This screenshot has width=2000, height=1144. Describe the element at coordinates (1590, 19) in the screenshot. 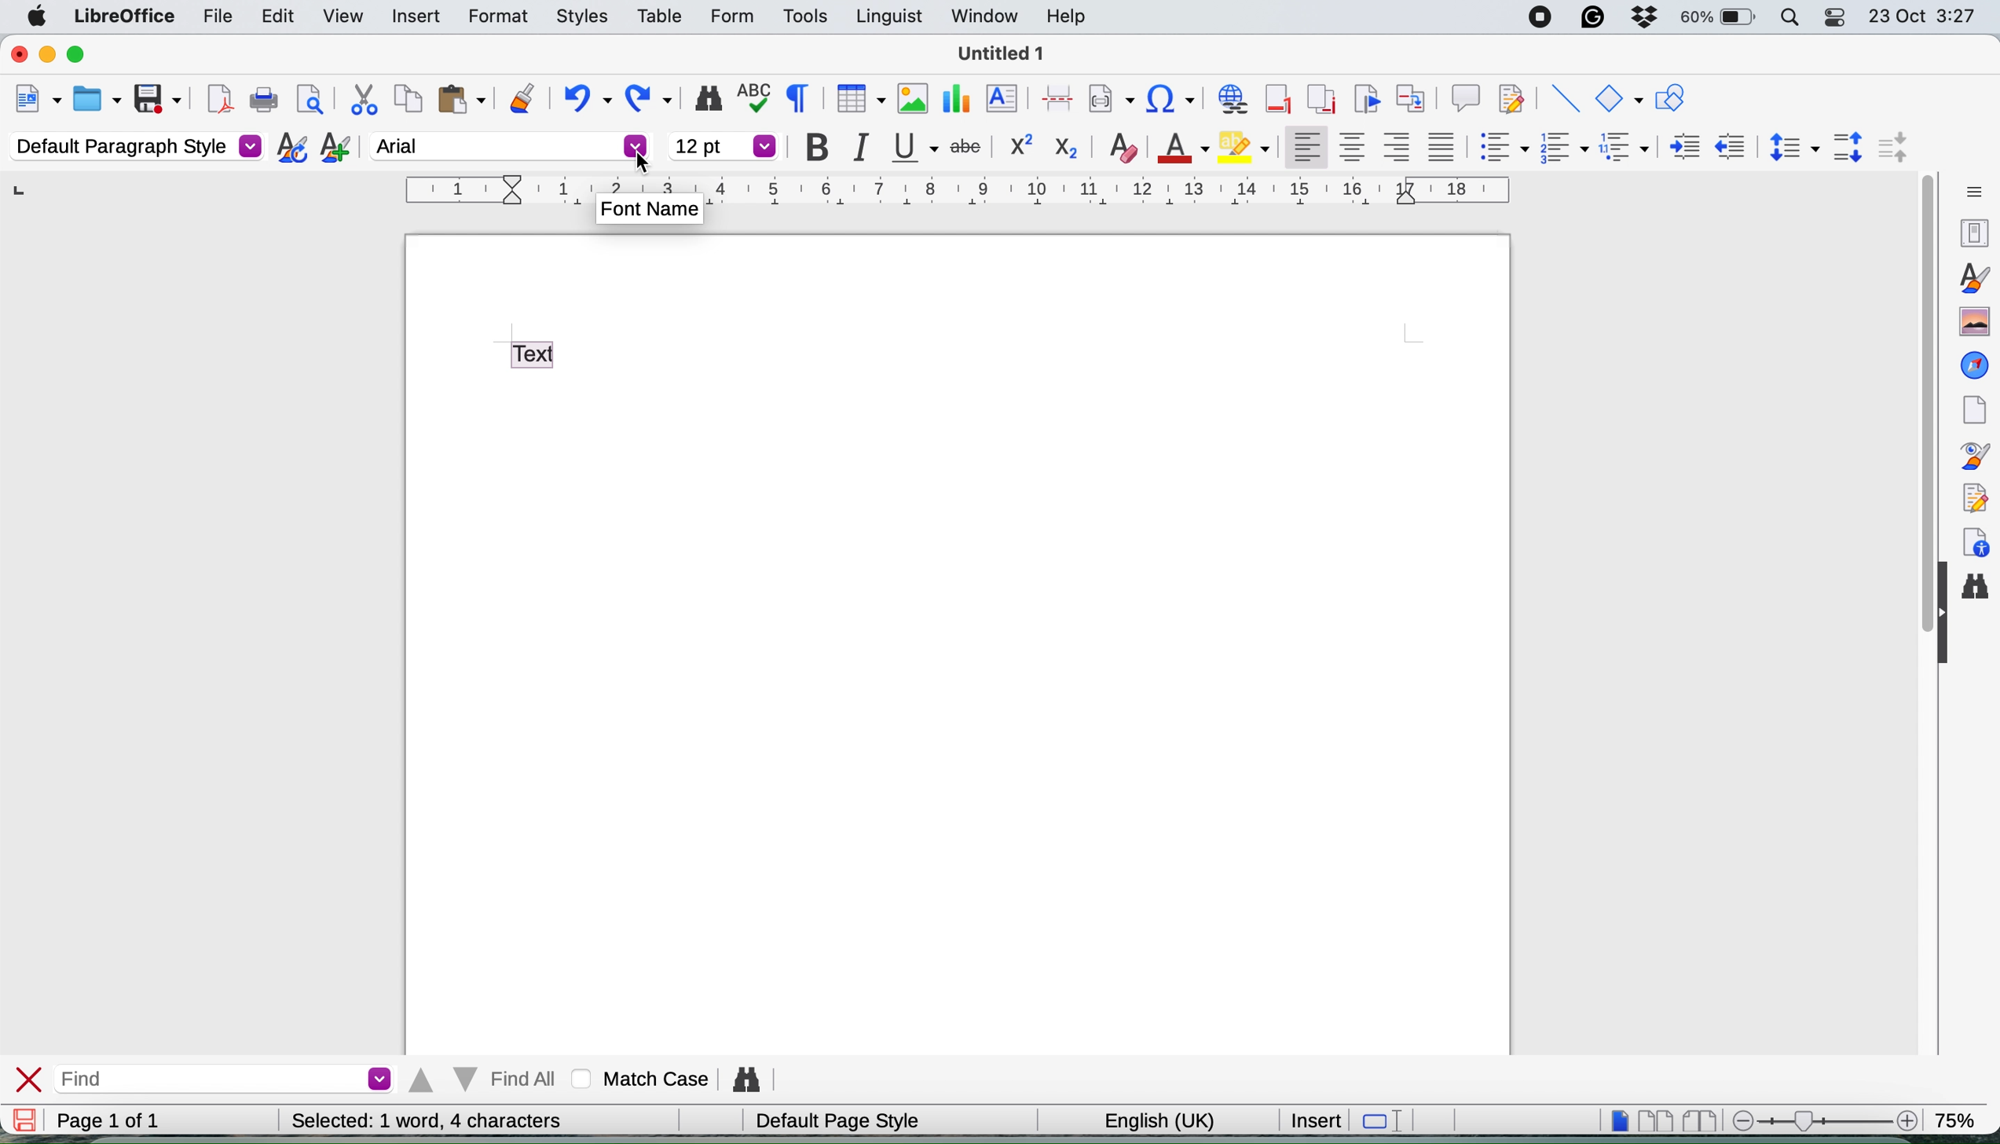

I see `grammarly` at that location.